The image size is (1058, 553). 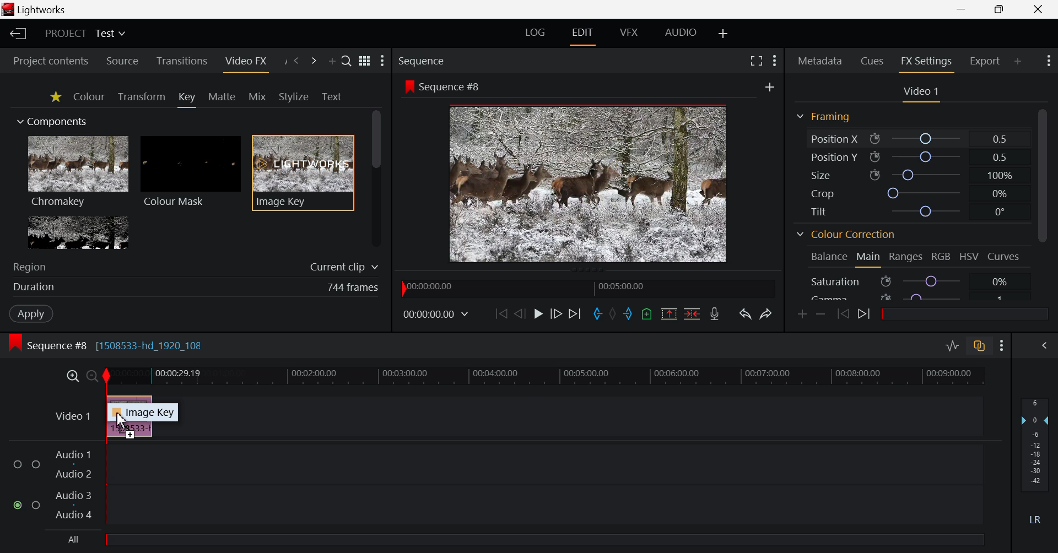 I want to click on Redo, so click(x=766, y=315).